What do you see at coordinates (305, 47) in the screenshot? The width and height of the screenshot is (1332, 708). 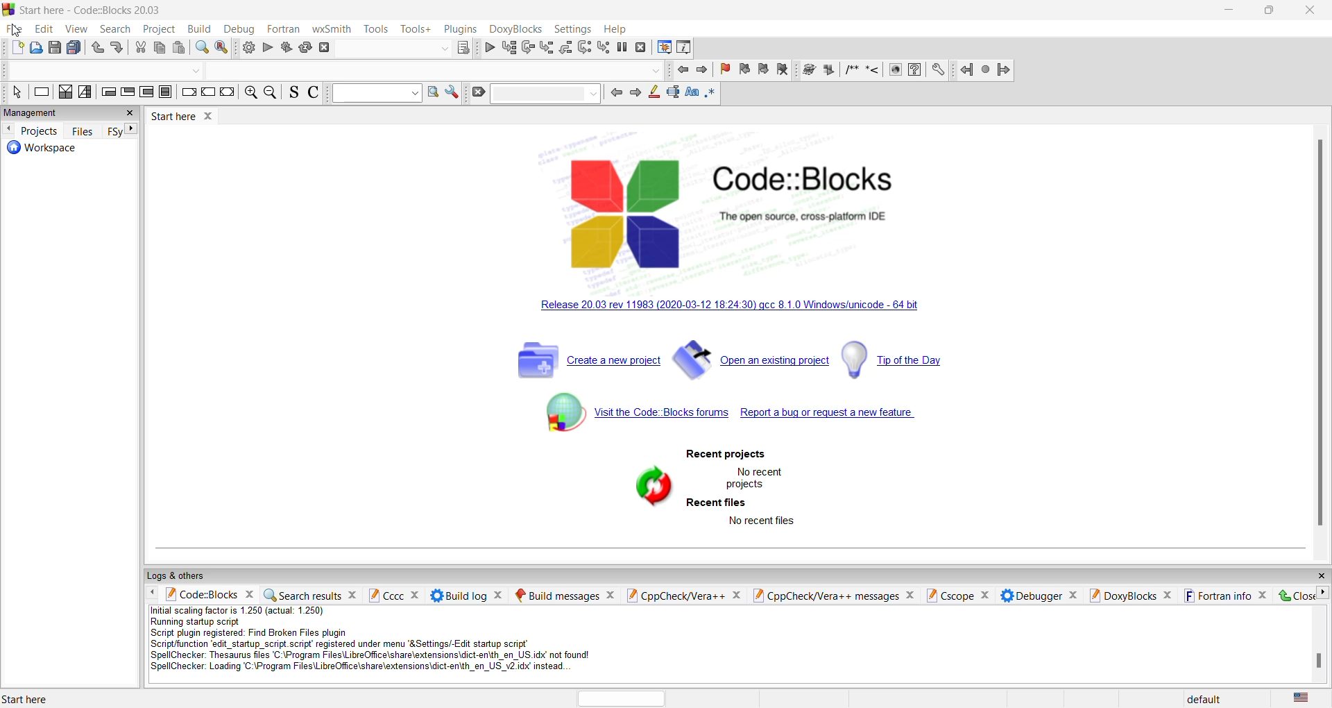 I see `rebuild` at bounding box center [305, 47].